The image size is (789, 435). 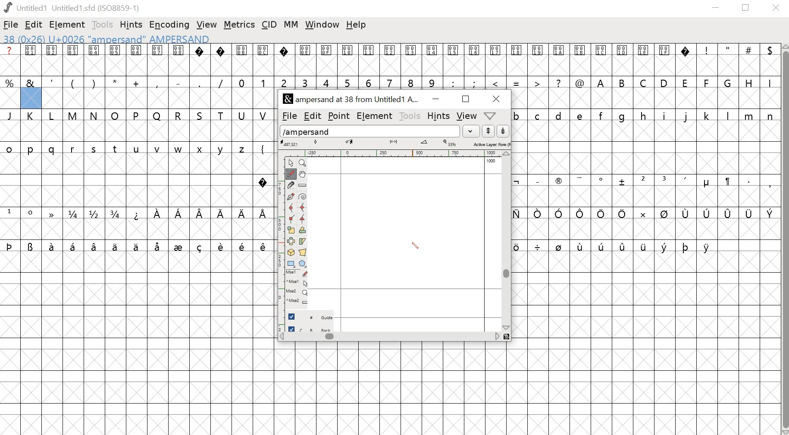 I want to click on ?, so click(x=686, y=60).